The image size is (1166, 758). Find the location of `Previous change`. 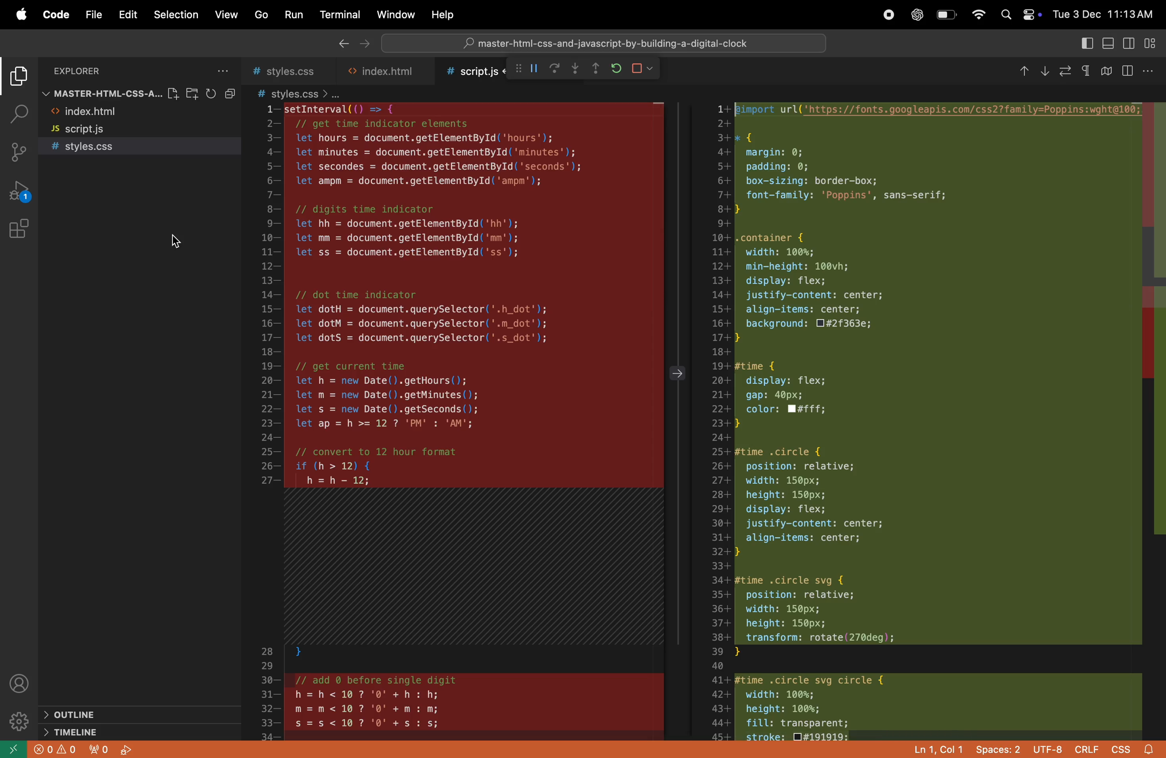

Previous change is located at coordinates (1025, 71).